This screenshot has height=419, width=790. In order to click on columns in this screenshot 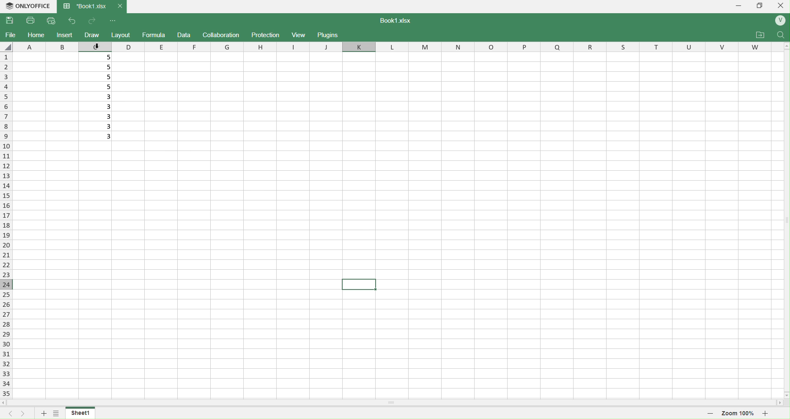, I will do `click(392, 45)`.